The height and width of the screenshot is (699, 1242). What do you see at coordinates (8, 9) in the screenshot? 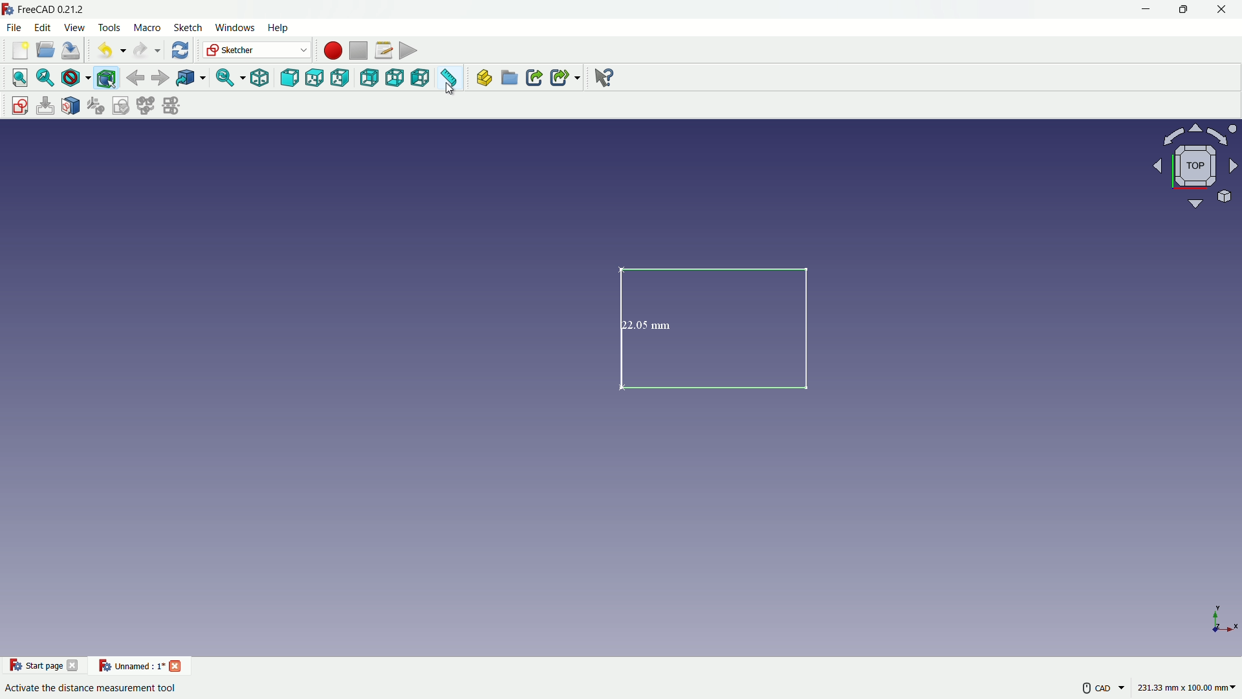
I see `FreeCAD logo` at bounding box center [8, 9].